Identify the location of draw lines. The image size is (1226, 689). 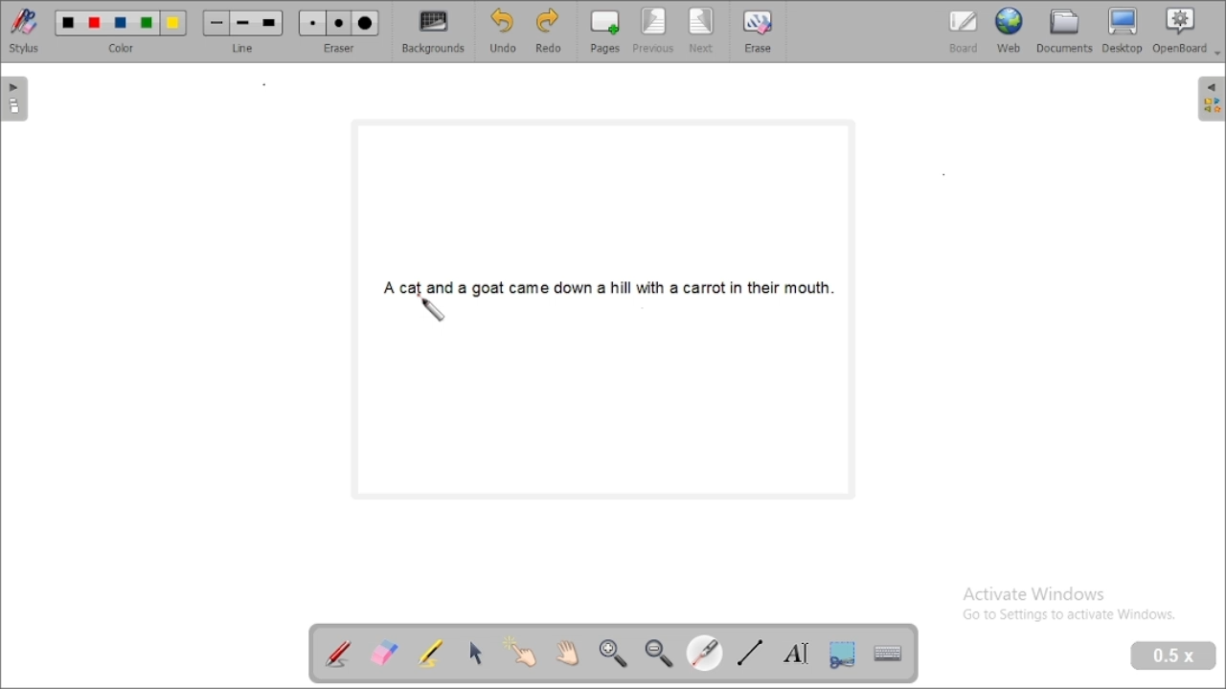
(751, 652).